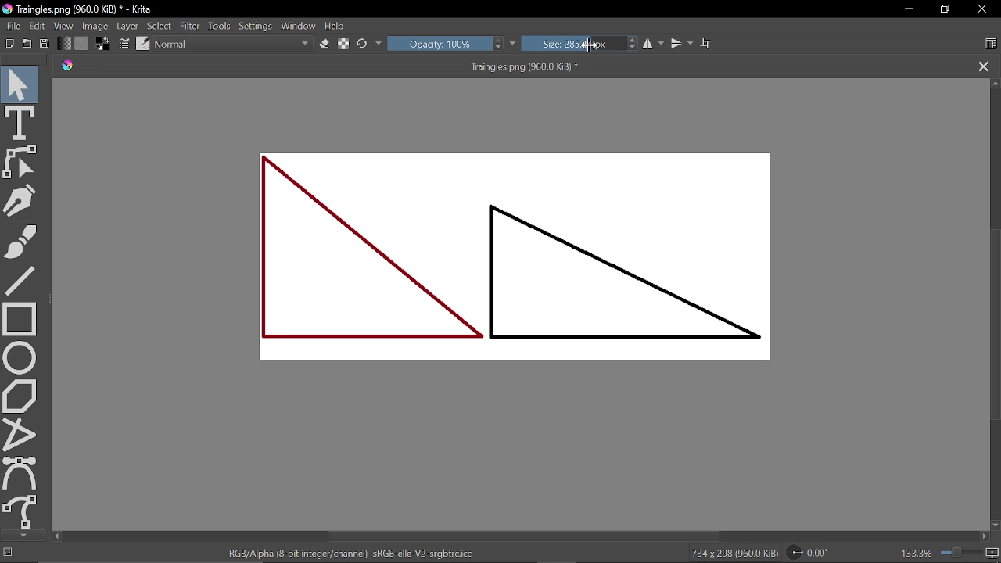 The height and width of the screenshot is (563, 1001). What do you see at coordinates (123, 45) in the screenshot?
I see `Edit brush settings` at bounding box center [123, 45].